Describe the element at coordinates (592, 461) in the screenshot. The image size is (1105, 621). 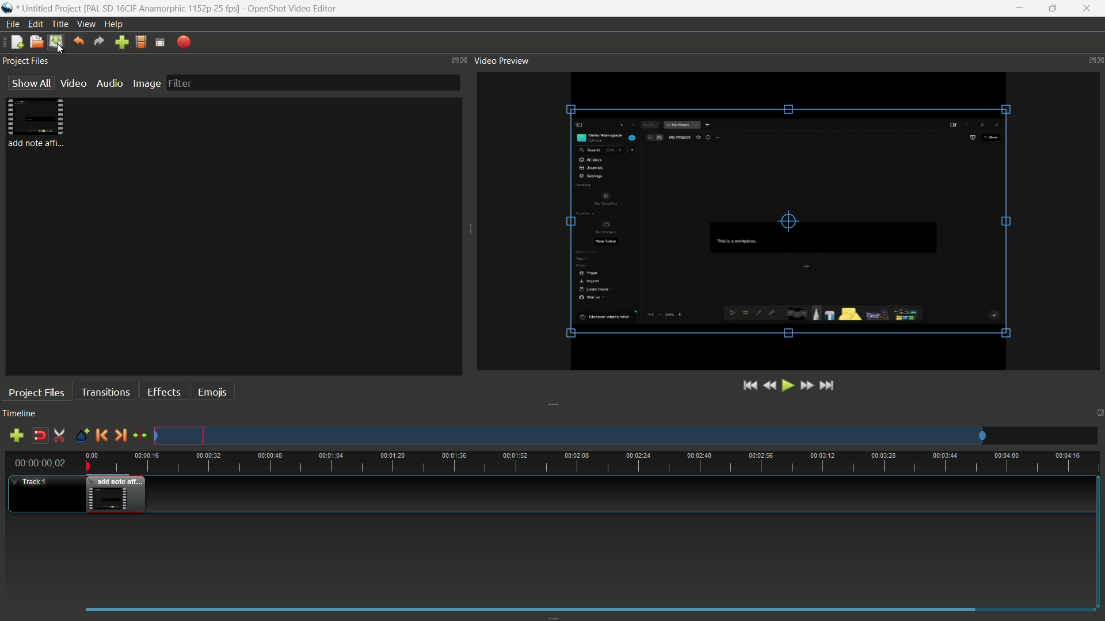
I see `time` at that location.